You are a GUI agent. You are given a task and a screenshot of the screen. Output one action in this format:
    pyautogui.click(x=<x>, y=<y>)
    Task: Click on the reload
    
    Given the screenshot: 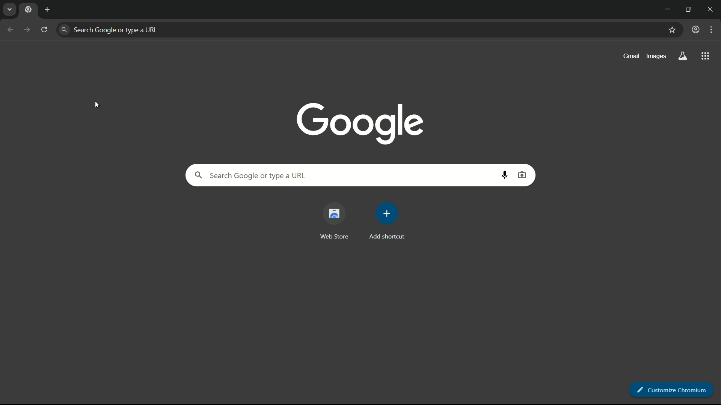 What is the action you would take?
    pyautogui.click(x=45, y=29)
    